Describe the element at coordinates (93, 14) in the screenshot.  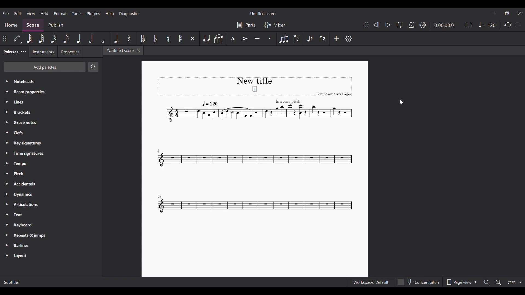
I see `Plugins menu` at that location.